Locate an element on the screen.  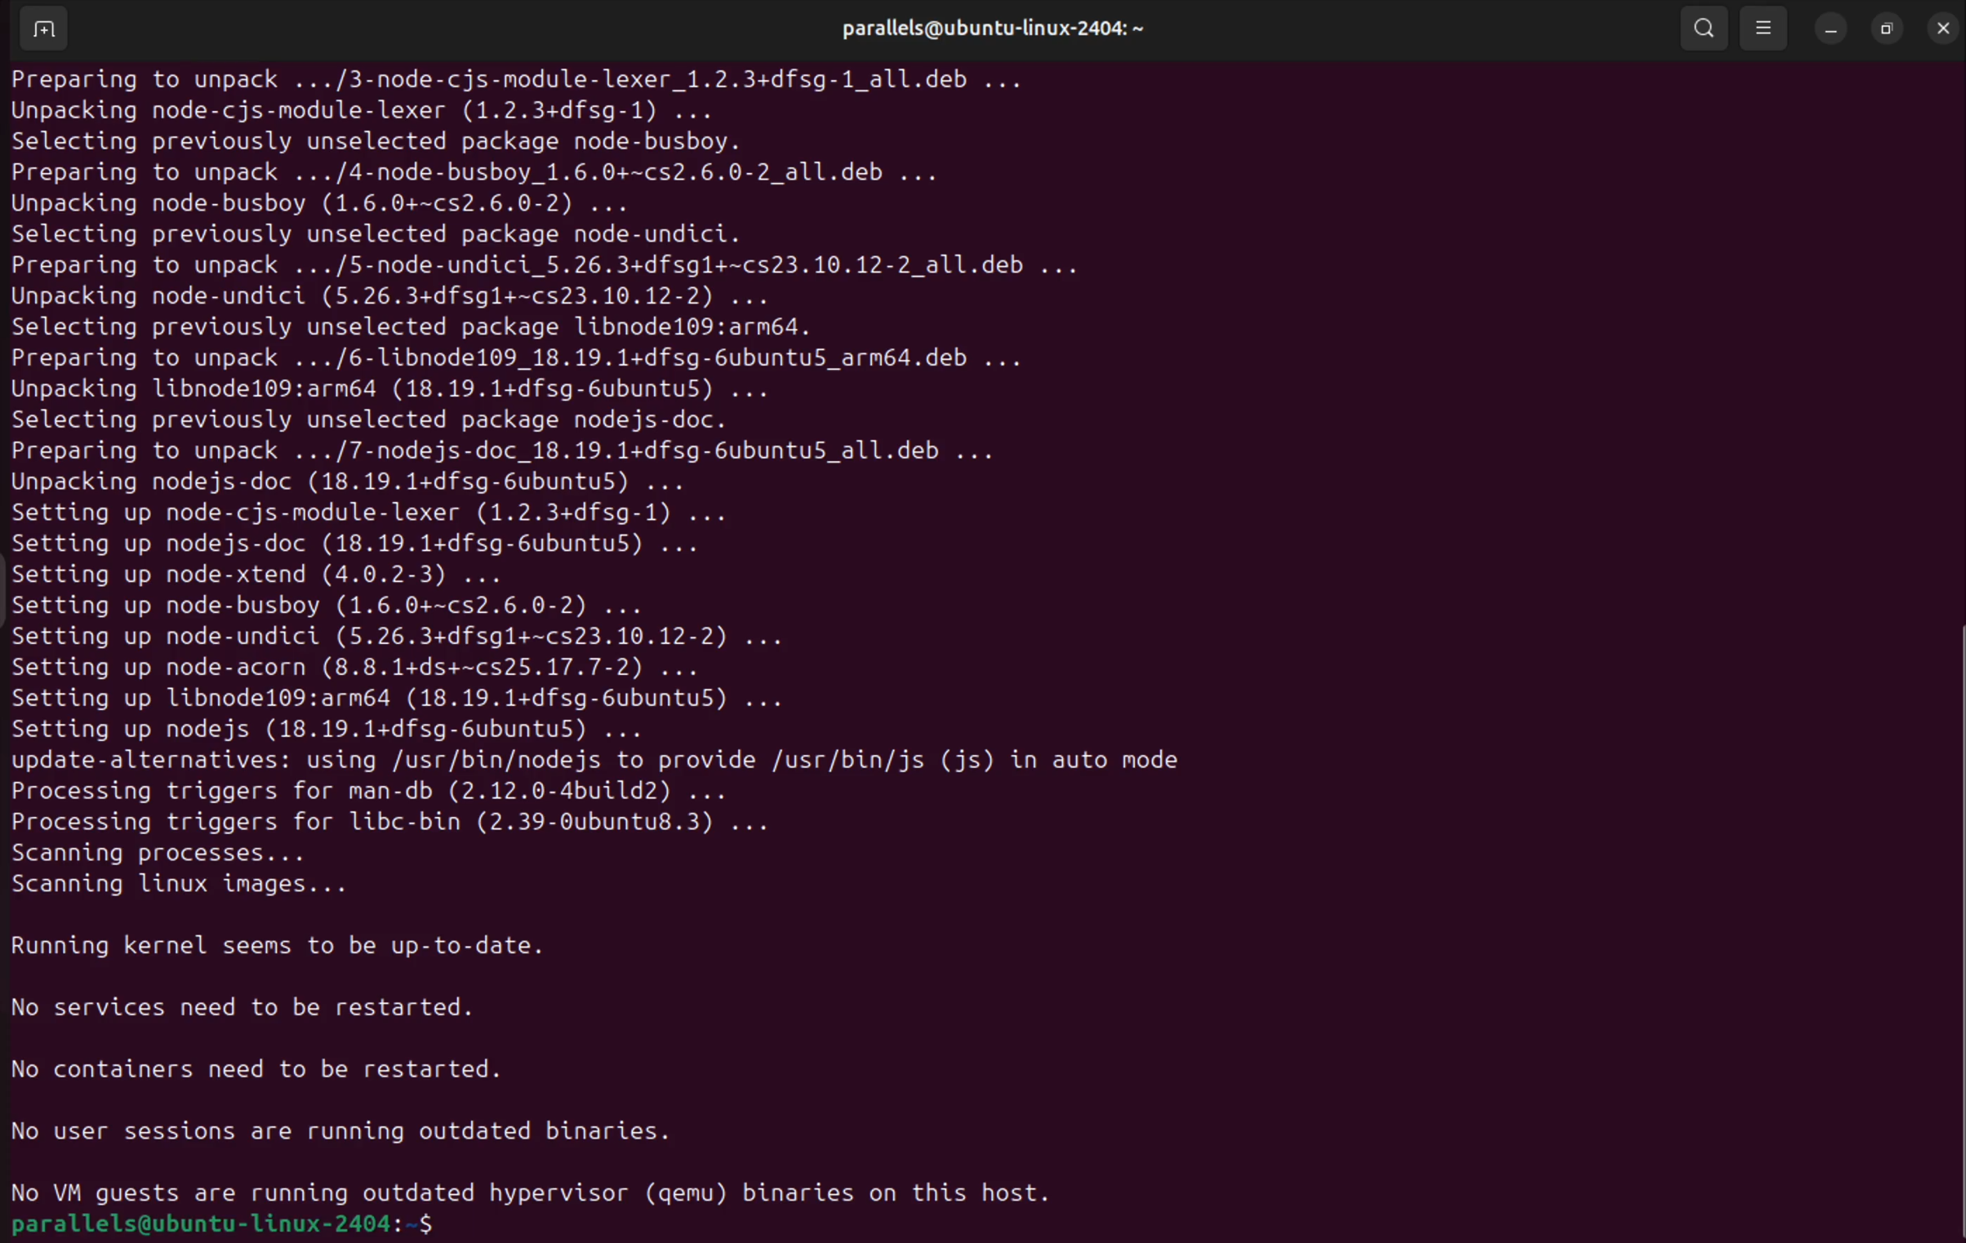
minimize is located at coordinates (1830, 32).